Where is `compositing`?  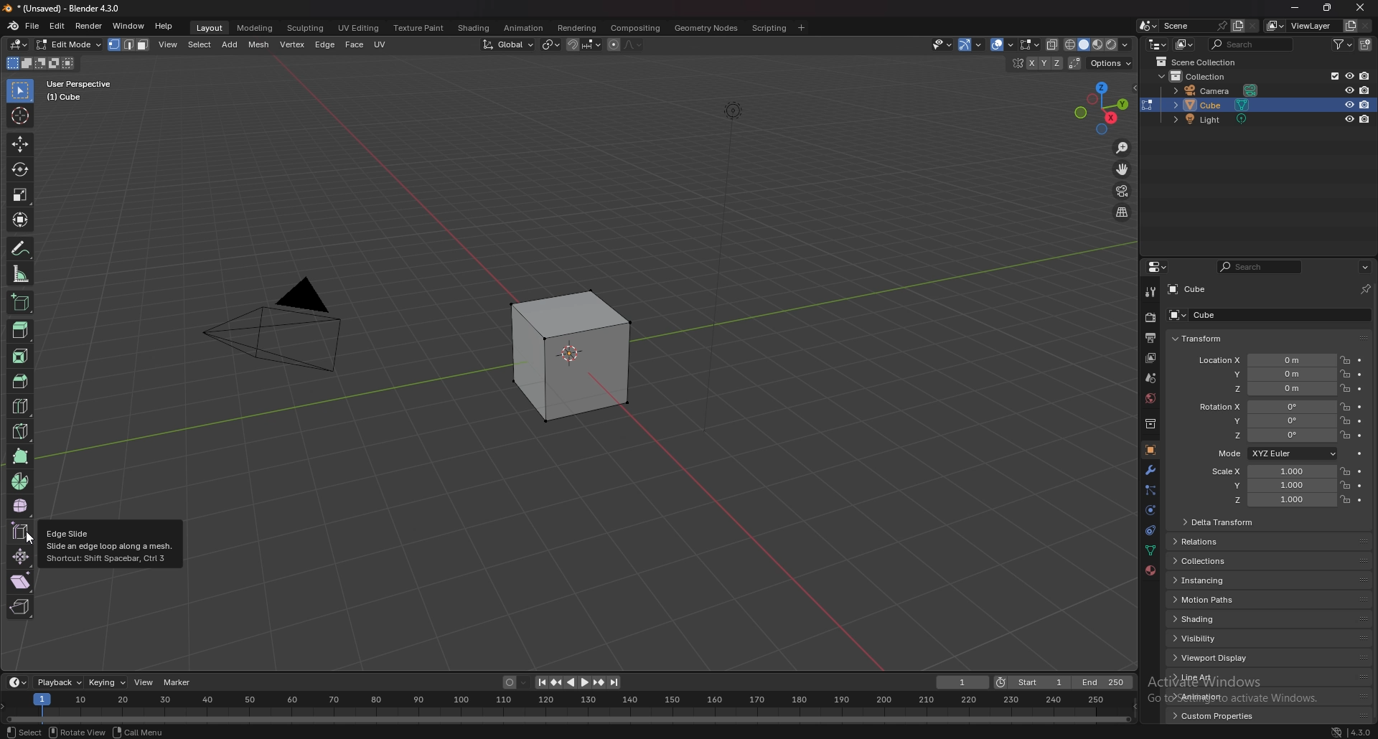
compositing is located at coordinates (636, 28).